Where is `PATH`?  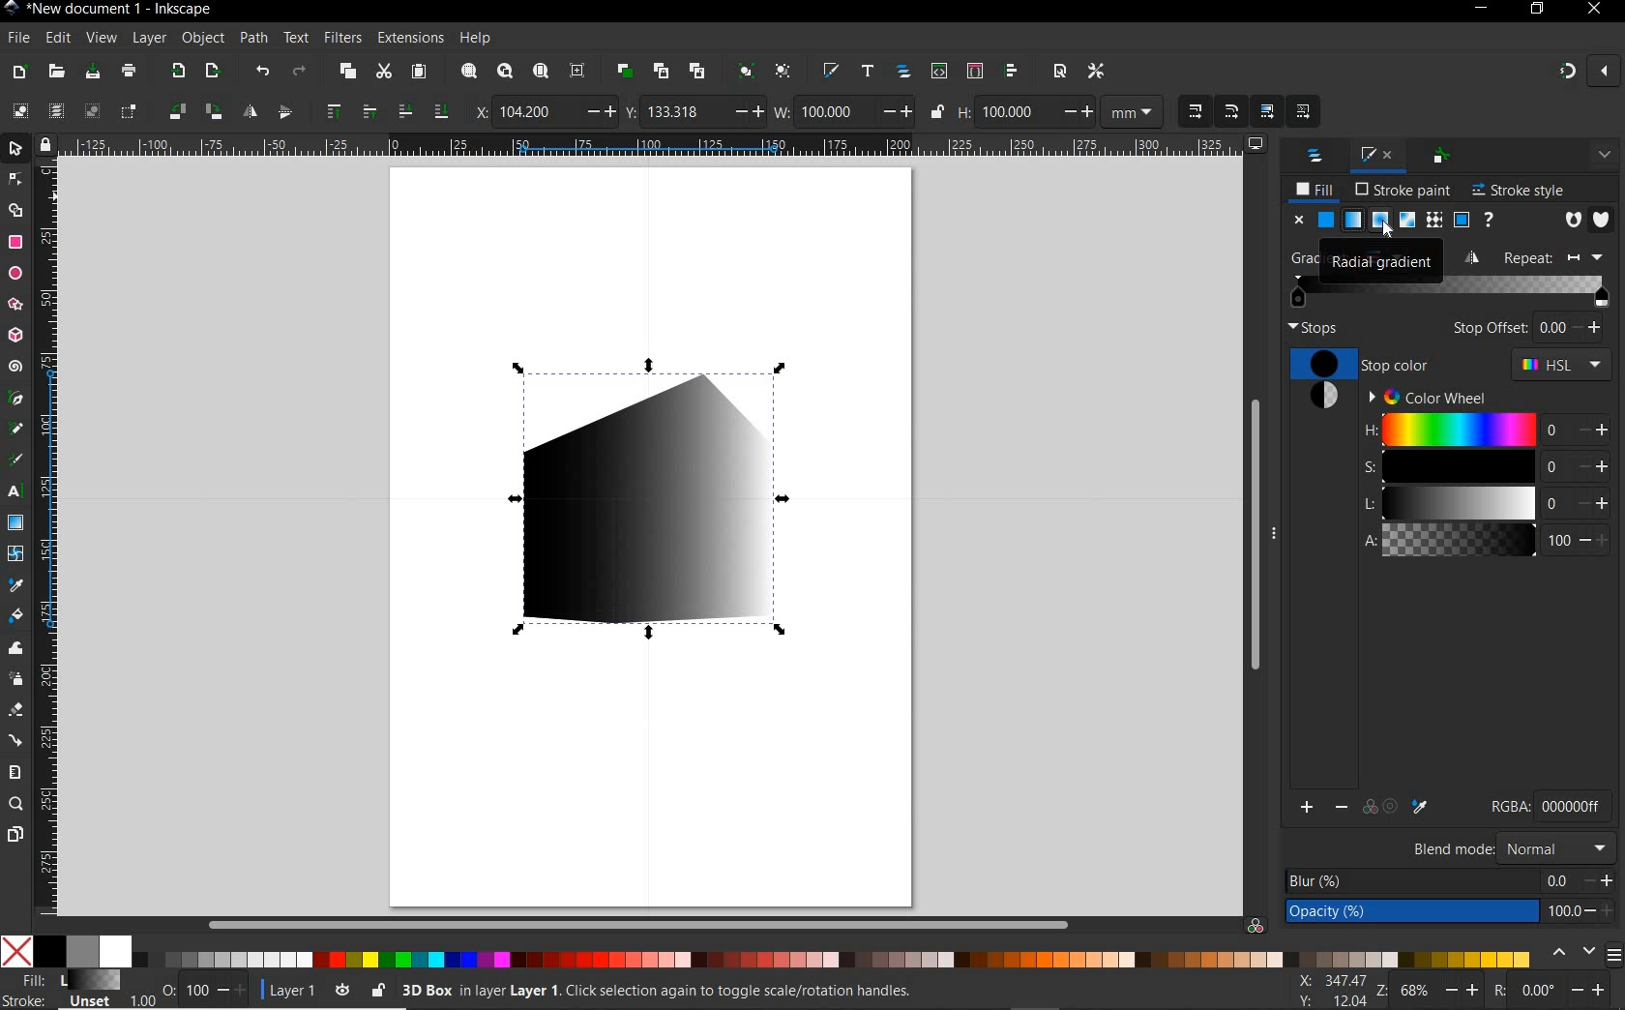
PATH is located at coordinates (254, 39).